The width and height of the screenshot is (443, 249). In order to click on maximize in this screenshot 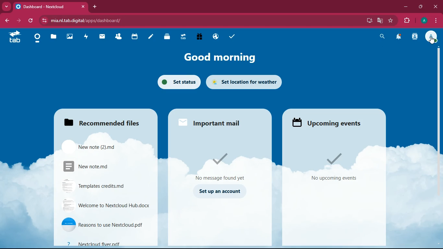, I will do `click(421, 6)`.